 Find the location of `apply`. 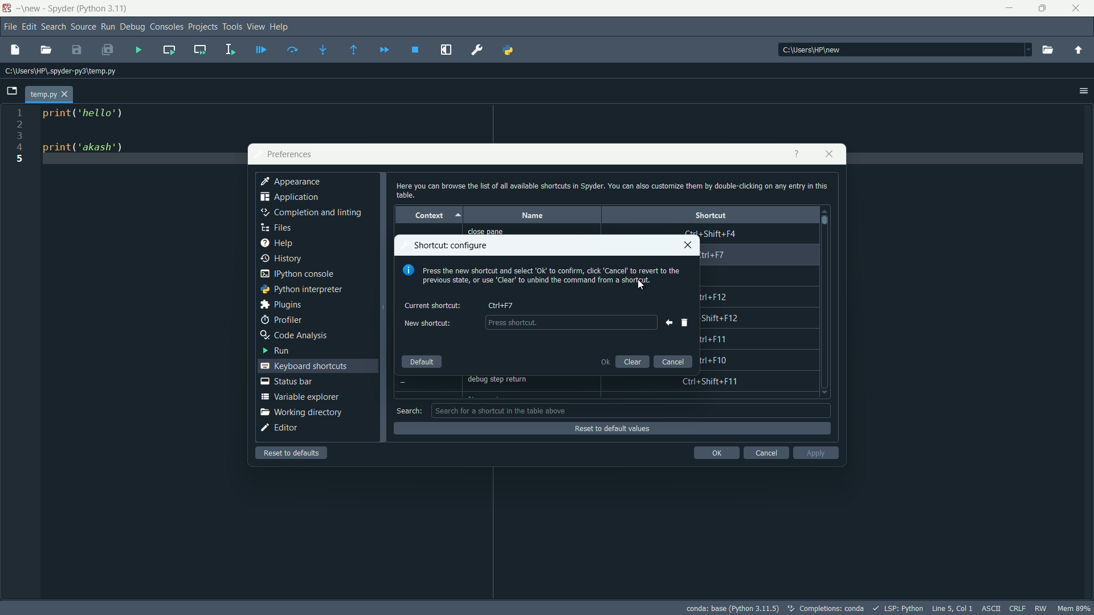

apply is located at coordinates (816, 453).